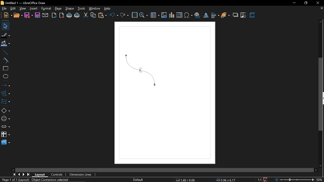 This screenshot has height=182, width=324. I want to click on tools, so click(81, 8).